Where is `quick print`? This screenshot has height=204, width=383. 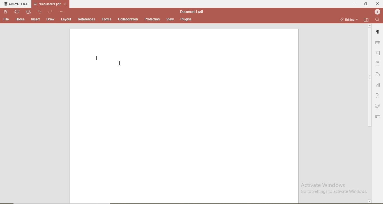 quick print is located at coordinates (28, 12).